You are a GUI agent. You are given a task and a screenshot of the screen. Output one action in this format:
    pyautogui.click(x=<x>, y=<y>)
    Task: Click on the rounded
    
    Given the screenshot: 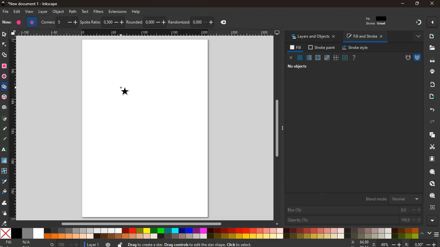 What is the action you would take?
    pyautogui.click(x=146, y=22)
    